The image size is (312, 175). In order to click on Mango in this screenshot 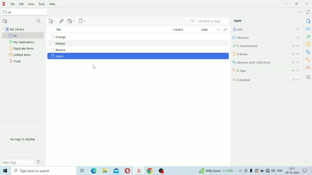, I will do `click(138, 44)`.